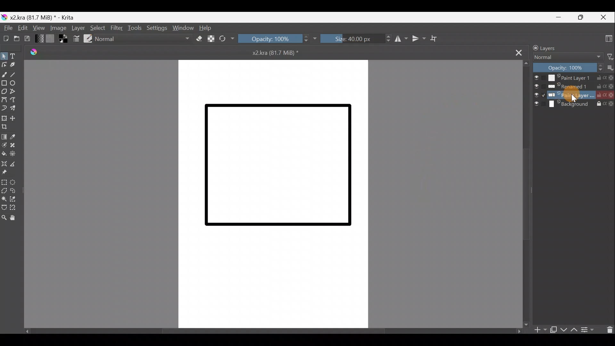 The height and width of the screenshot is (346, 615). Describe the element at coordinates (57, 28) in the screenshot. I see `Image` at that location.